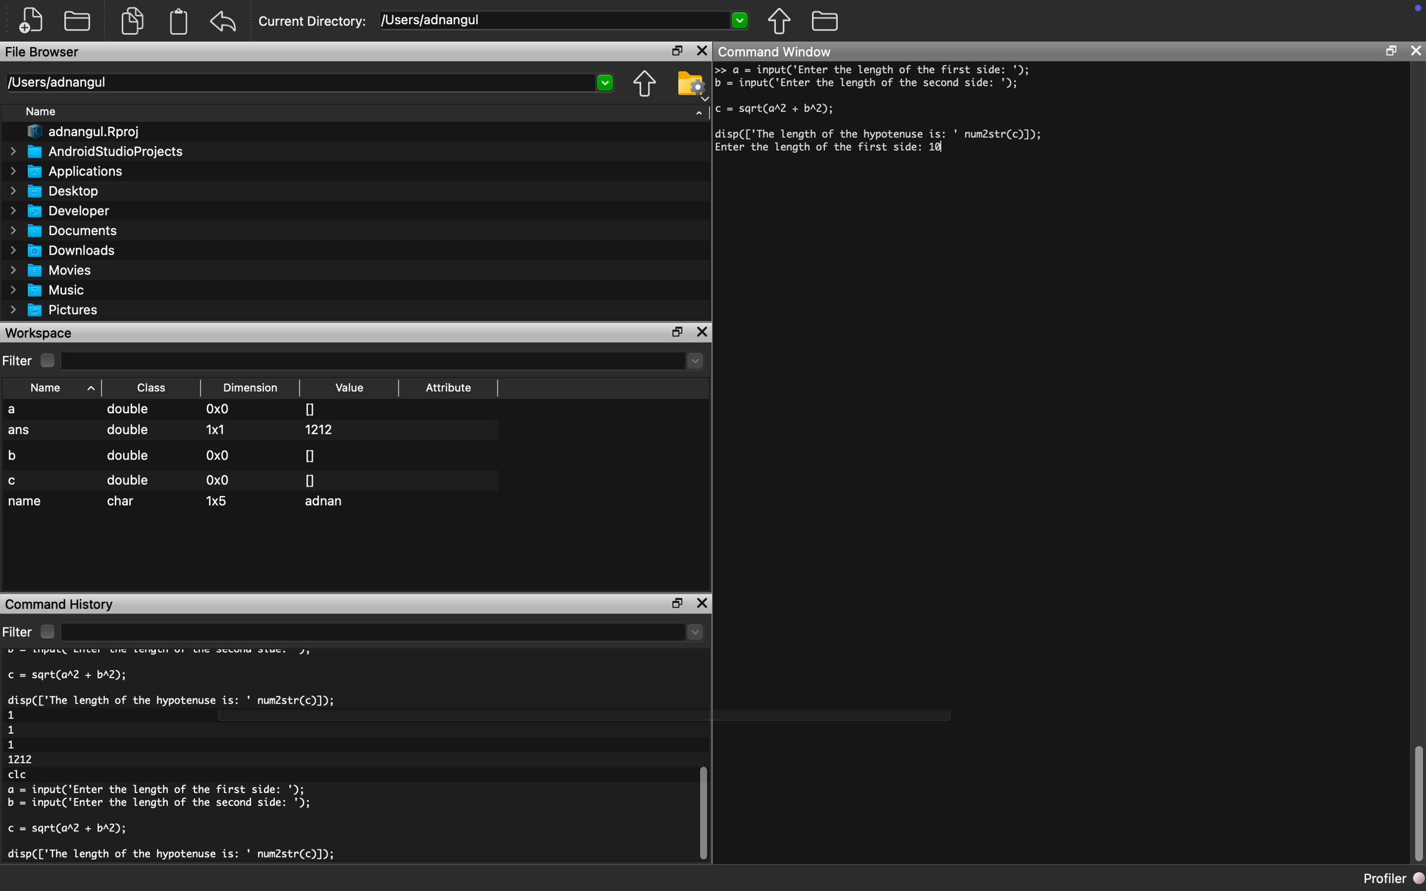  What do you see at coordinates (700, 802) in the screenshot?
I see `vertical scroll bar` at bounding box center [700, 802].